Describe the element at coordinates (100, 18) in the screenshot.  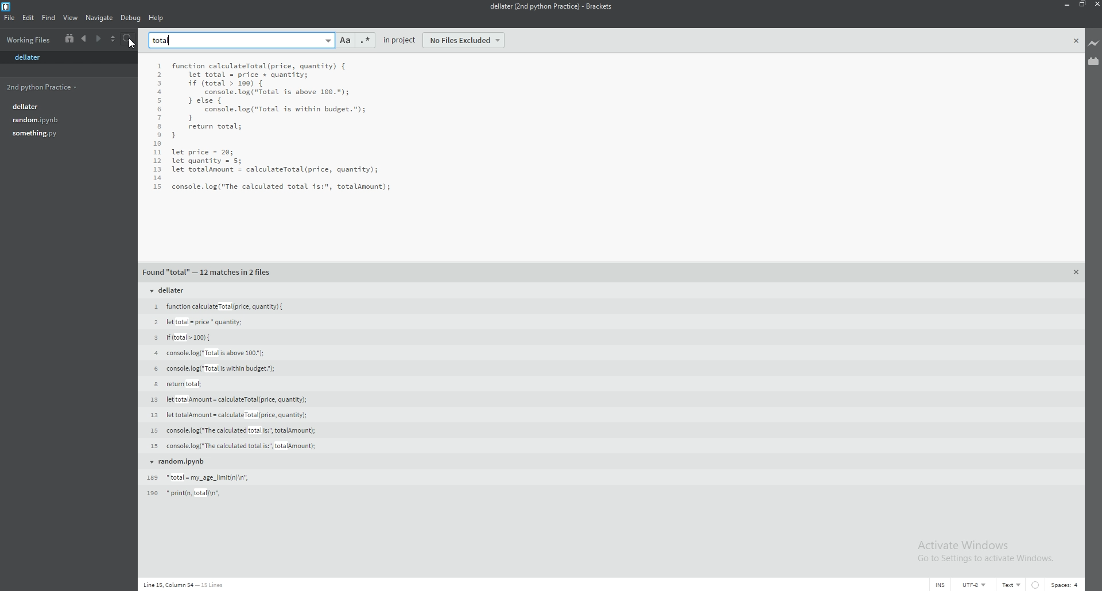
I see `navigate` at that location.